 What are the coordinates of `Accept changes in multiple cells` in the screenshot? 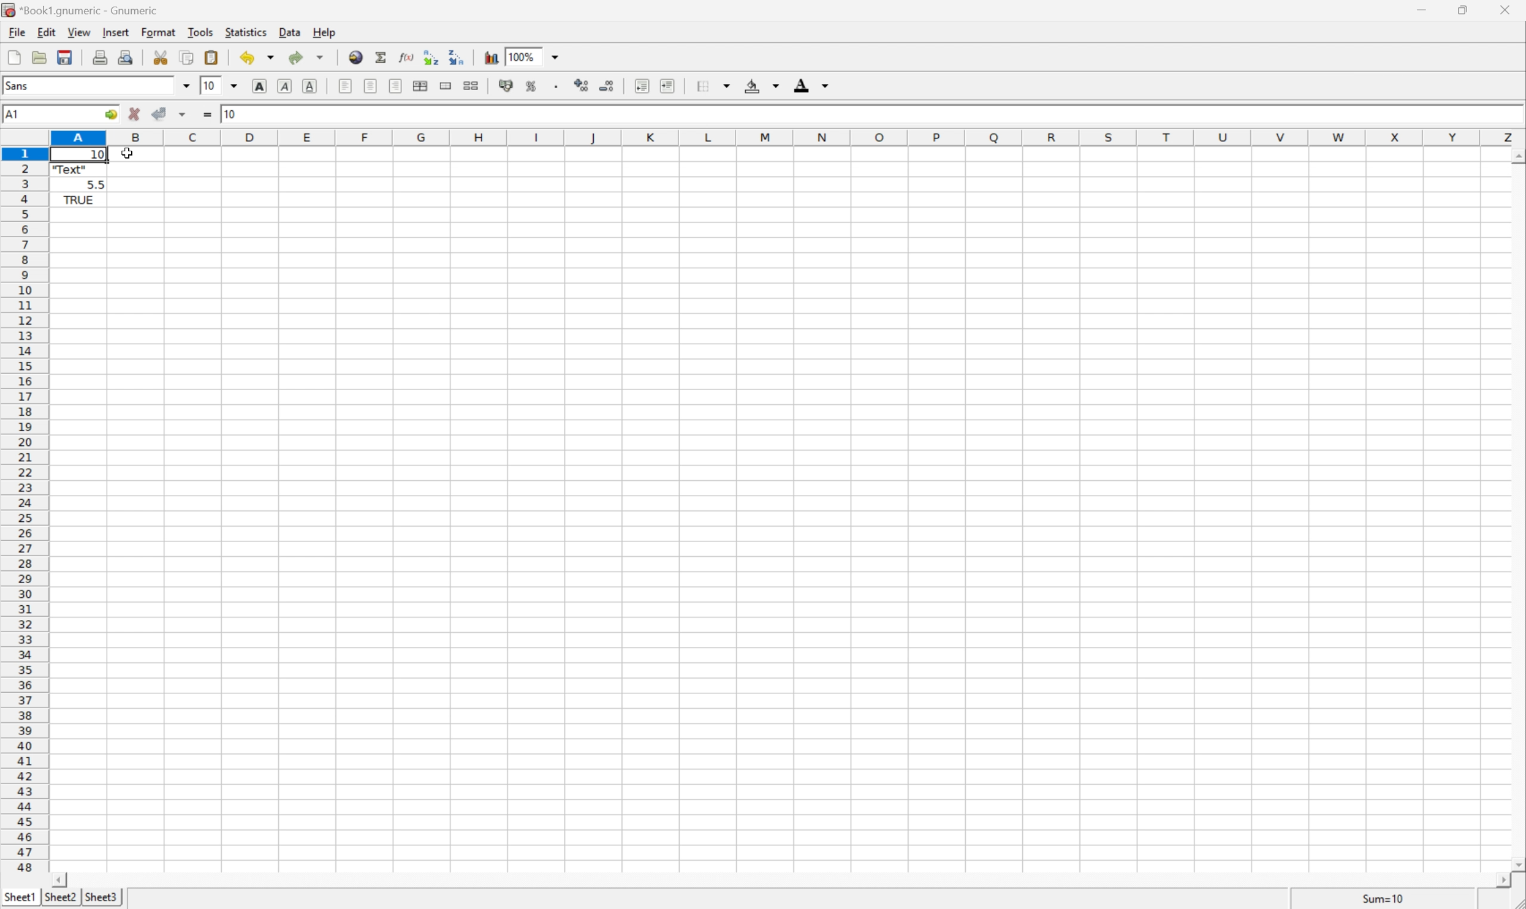 It's located at (182, 115).